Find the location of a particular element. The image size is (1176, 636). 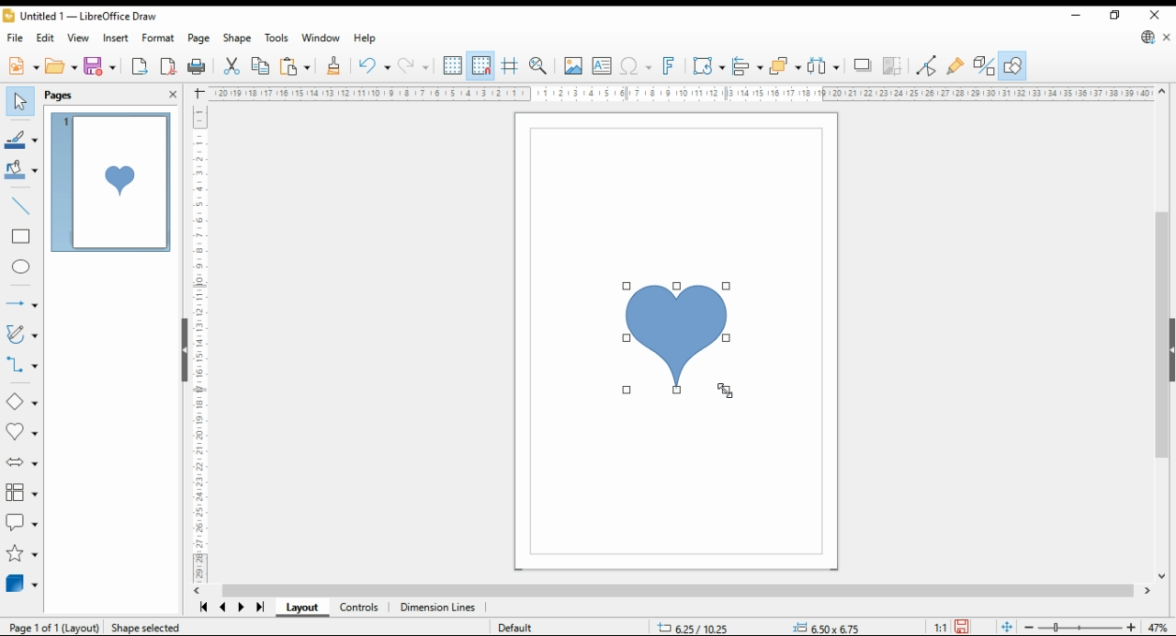

insert is located at coordinates (116, 39).